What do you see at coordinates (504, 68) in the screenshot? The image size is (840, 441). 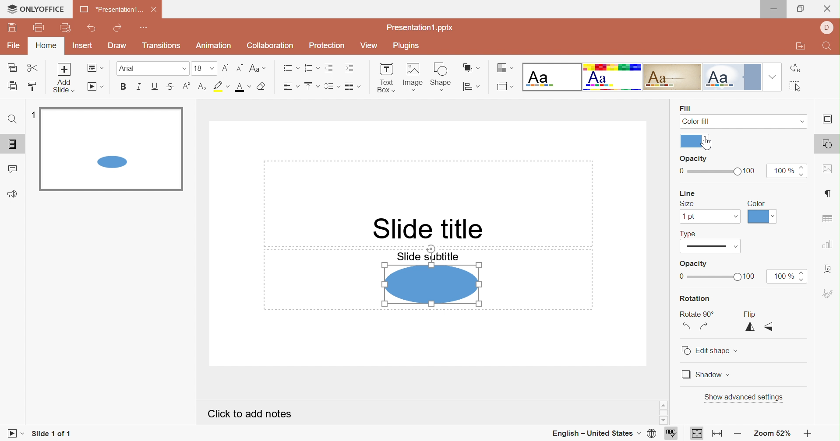 I see `Change color theme` at bounding box center [504, 68].